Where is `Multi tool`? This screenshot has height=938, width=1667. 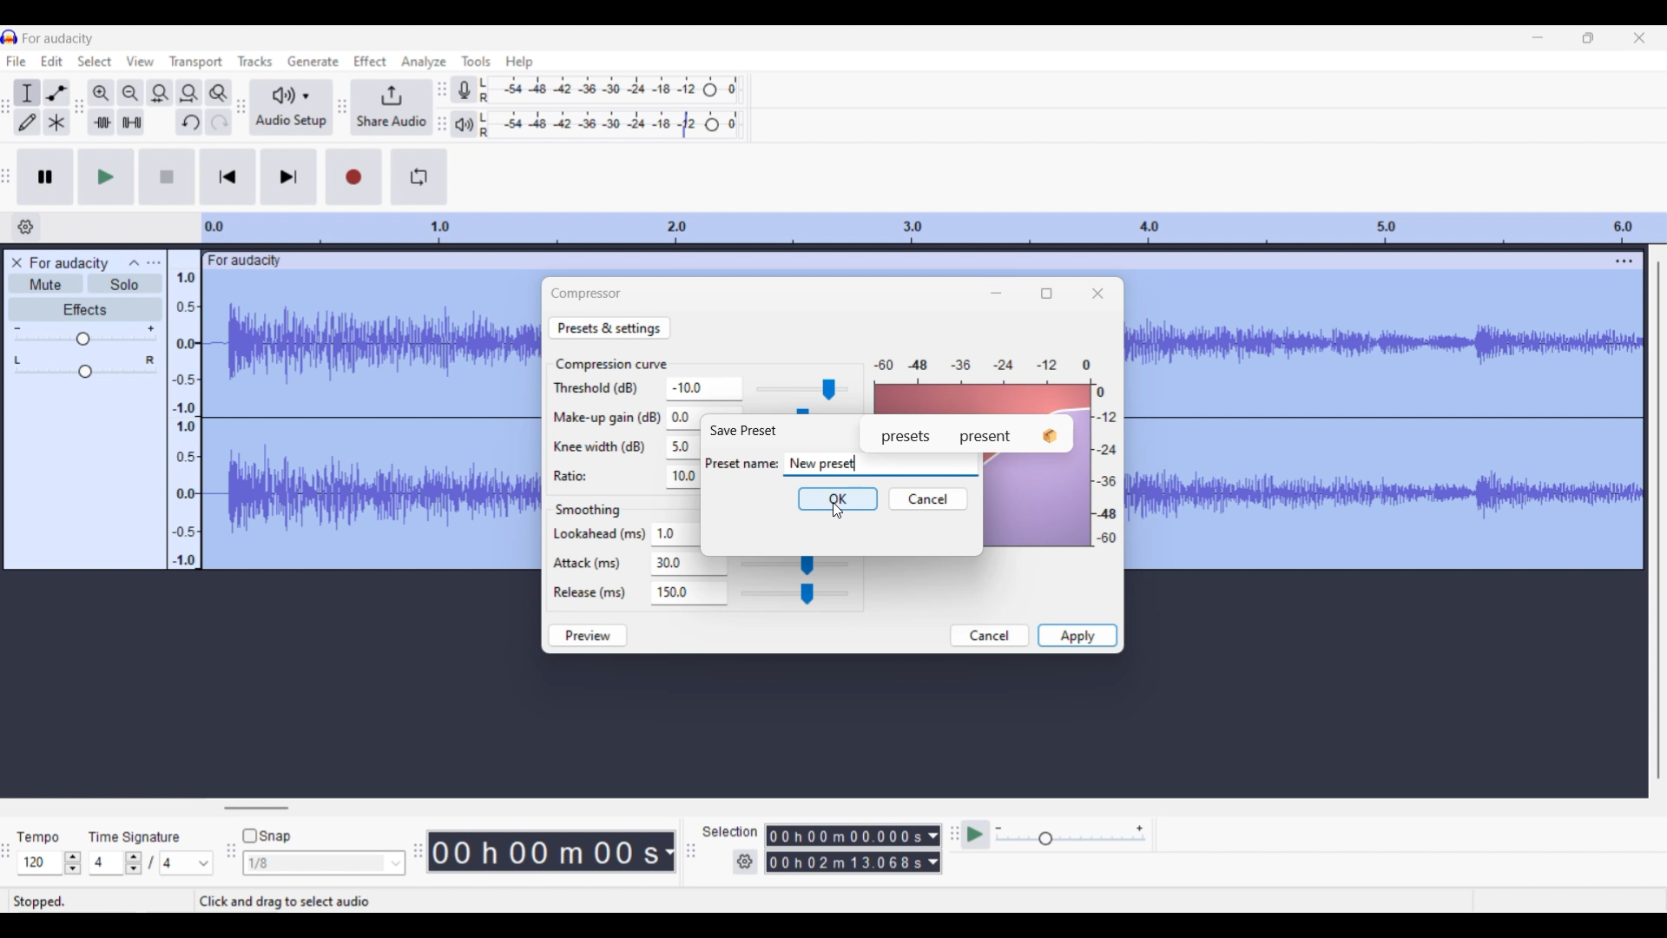 Multi tool is located at coordinates (56, 122).